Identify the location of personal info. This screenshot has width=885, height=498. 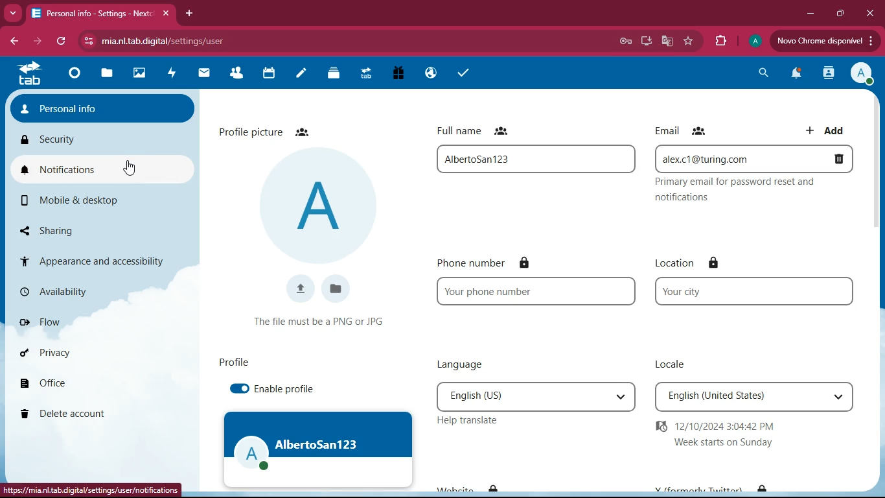
(98, 108).